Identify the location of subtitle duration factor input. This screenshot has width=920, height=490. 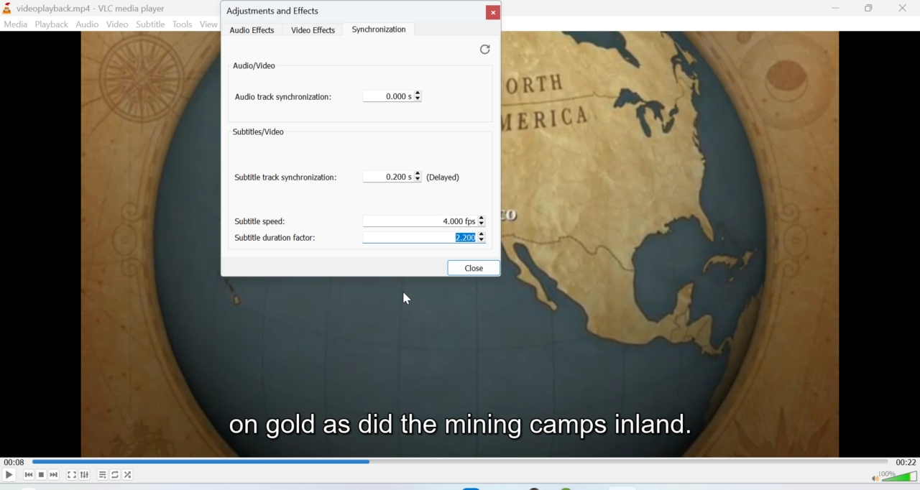
(427, 238).